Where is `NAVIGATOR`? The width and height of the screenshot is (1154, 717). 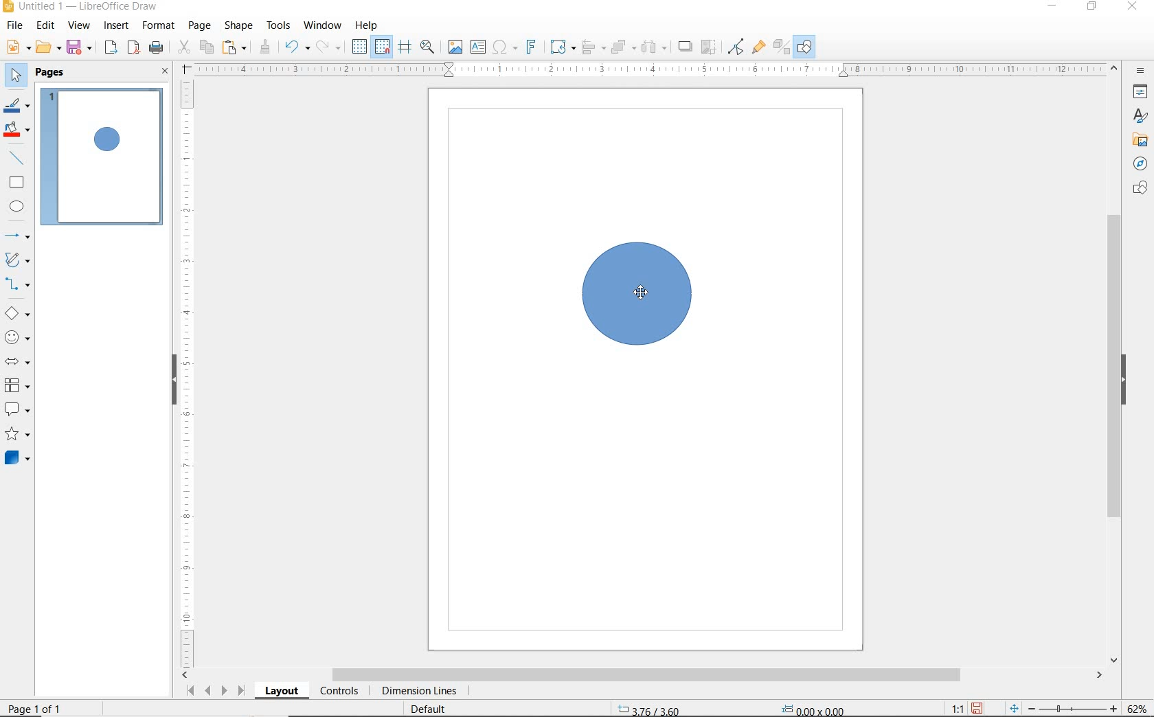
NAVIGATOR is located at coordinates (1138, 164).